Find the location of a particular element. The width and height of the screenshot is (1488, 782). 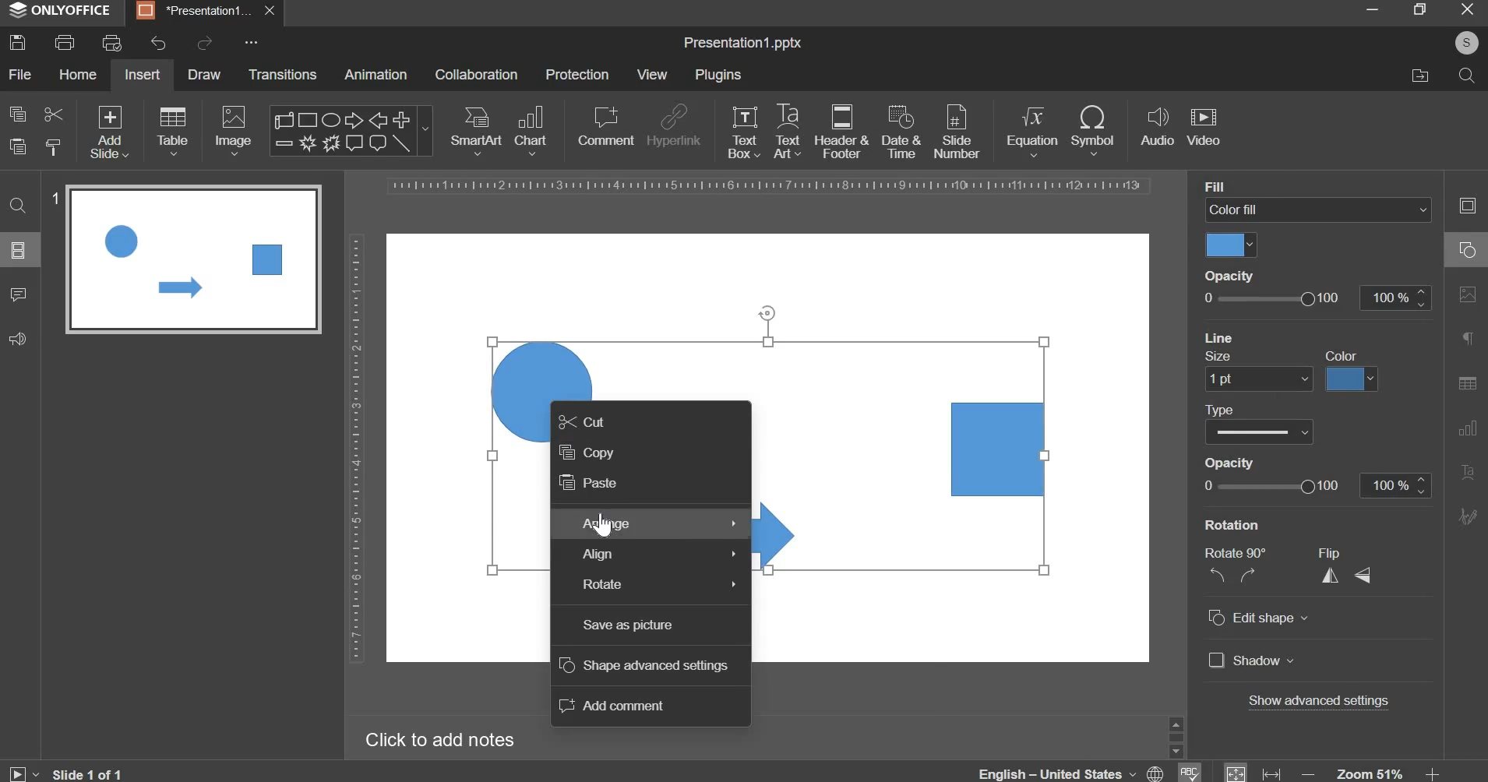

collaboration is located at coordinates (476, 75).